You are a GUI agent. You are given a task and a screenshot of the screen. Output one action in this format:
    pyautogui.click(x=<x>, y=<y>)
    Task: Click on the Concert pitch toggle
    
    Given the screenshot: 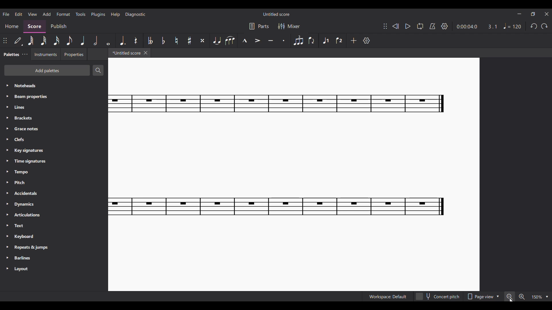 What is the action you would take?
    pyautogui.click(x=438, y=296)
    